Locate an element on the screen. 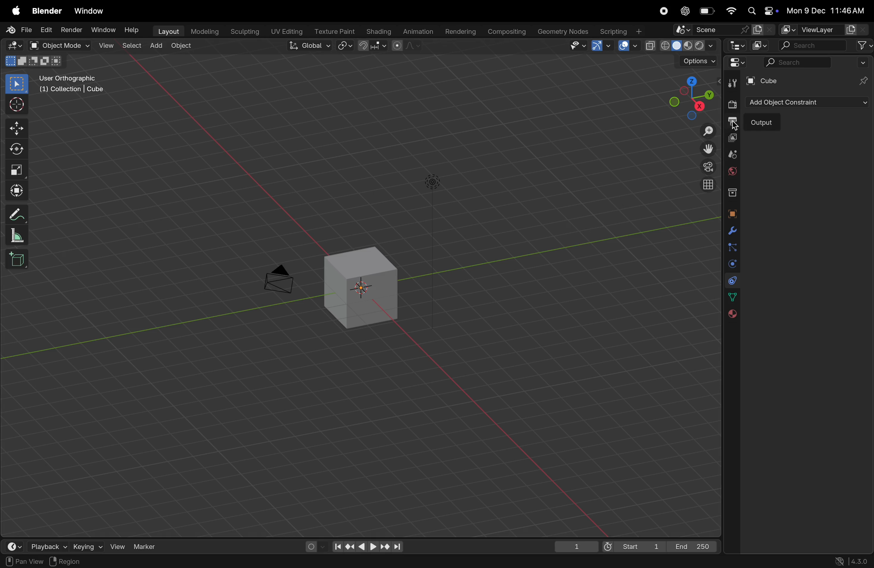 The image size is (874, 568). annotate is located at coordinates (15, 214).